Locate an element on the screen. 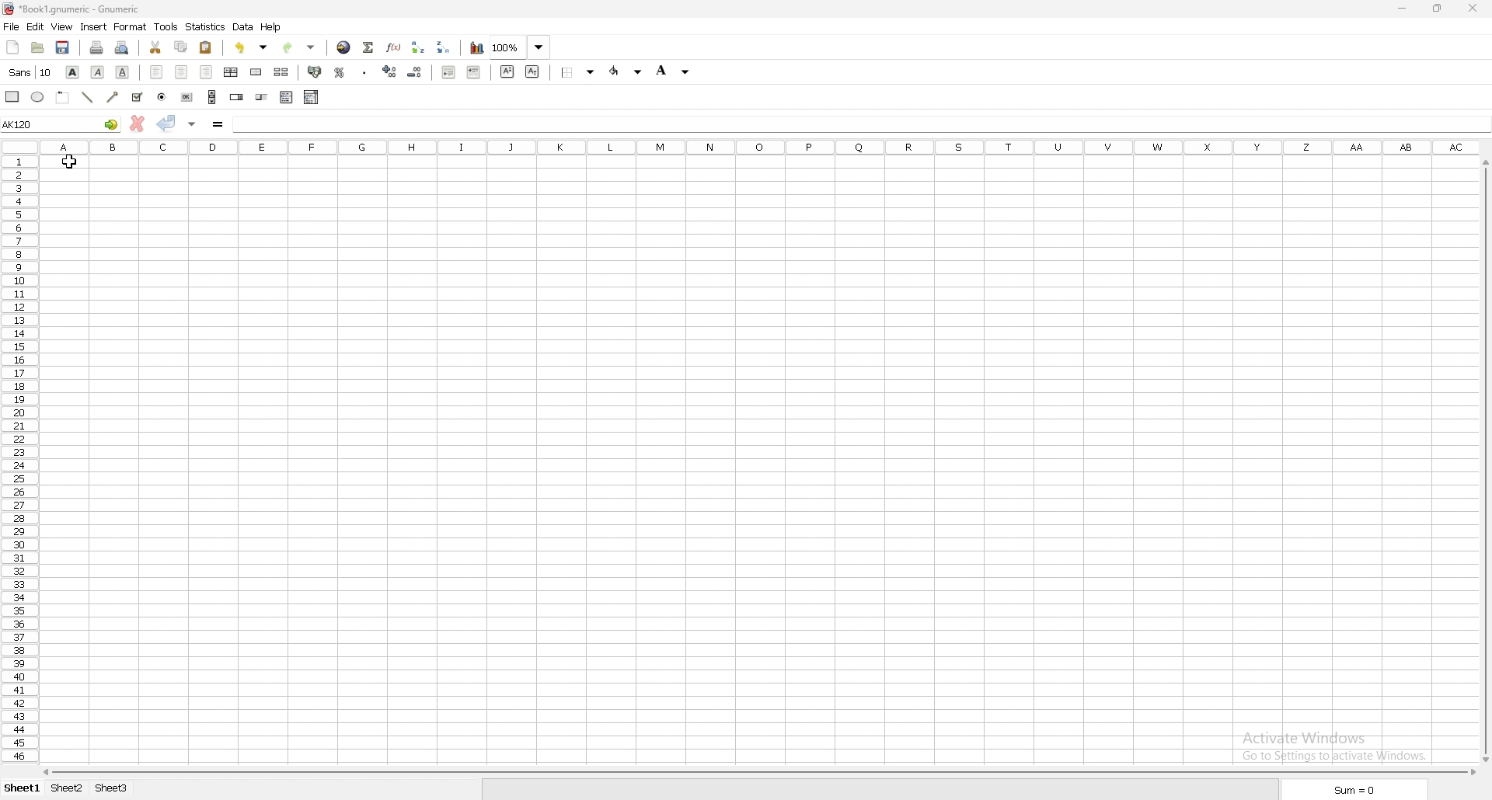 Image resolution: width=1492 pixels, height=800 pixels. centre horizontally is located at coordinates (232, 73).